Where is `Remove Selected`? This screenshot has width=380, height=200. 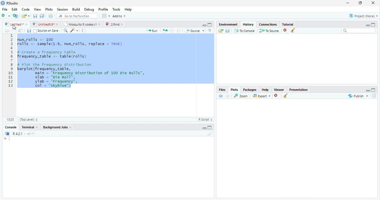 Remove Selected is located at coordinates (277, 96).